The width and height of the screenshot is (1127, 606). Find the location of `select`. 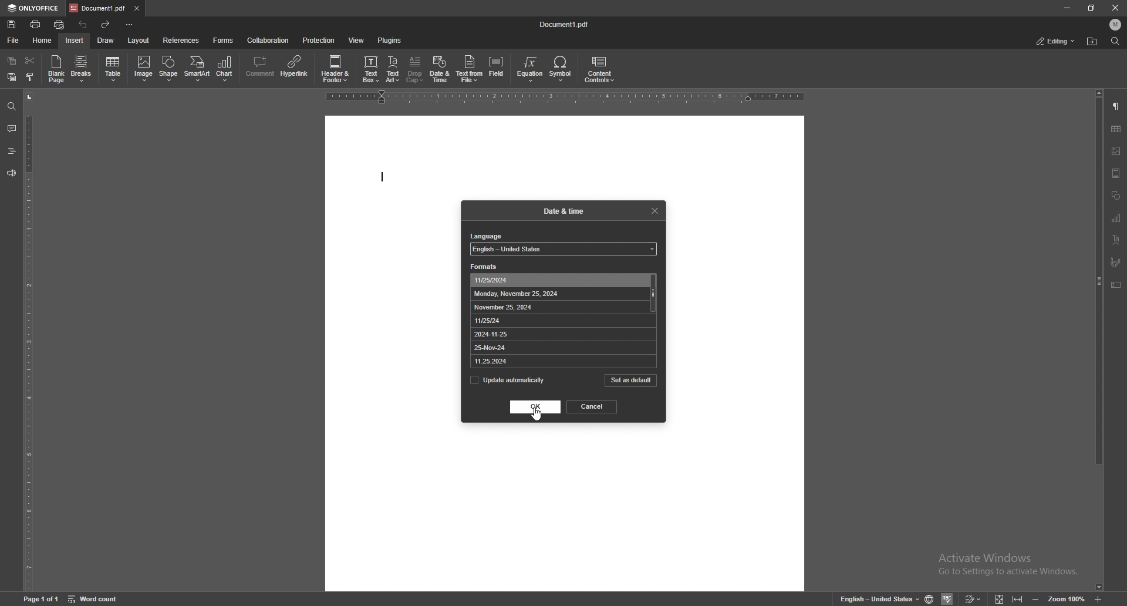

select is located at coordinates (30, 77).